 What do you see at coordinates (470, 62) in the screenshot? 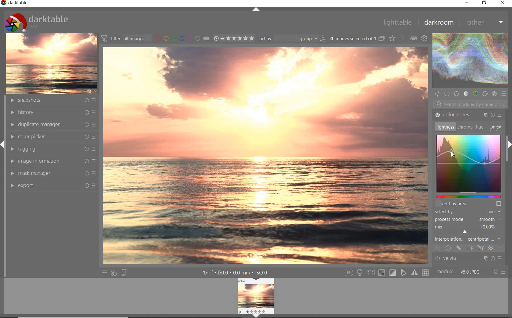
I see `WAVE FORM` at bounding box center [470, 62].